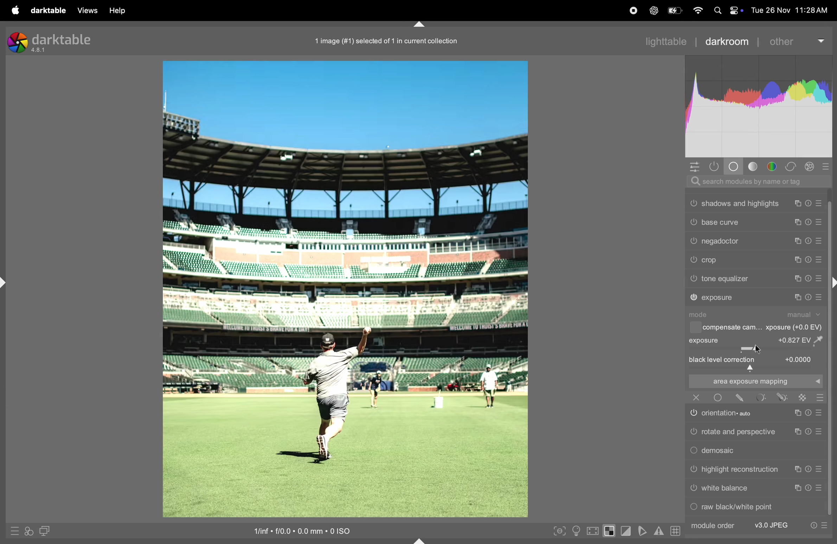  I want to click on crop, so click(712, 260).